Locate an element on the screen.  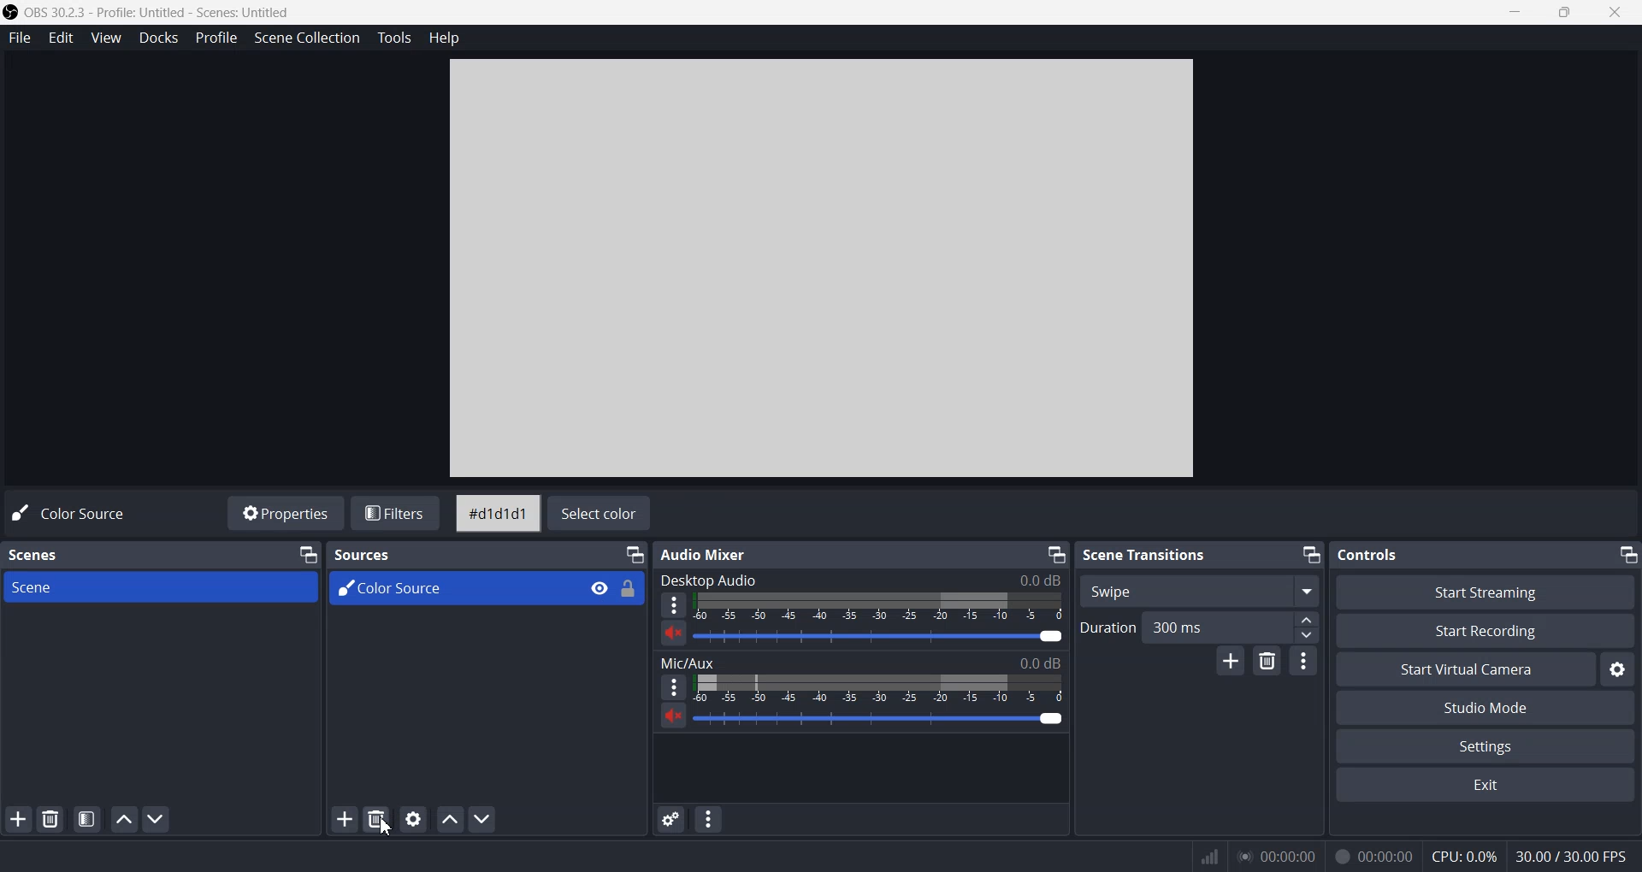
Open scene Filter is located at coordinates (86, 819).